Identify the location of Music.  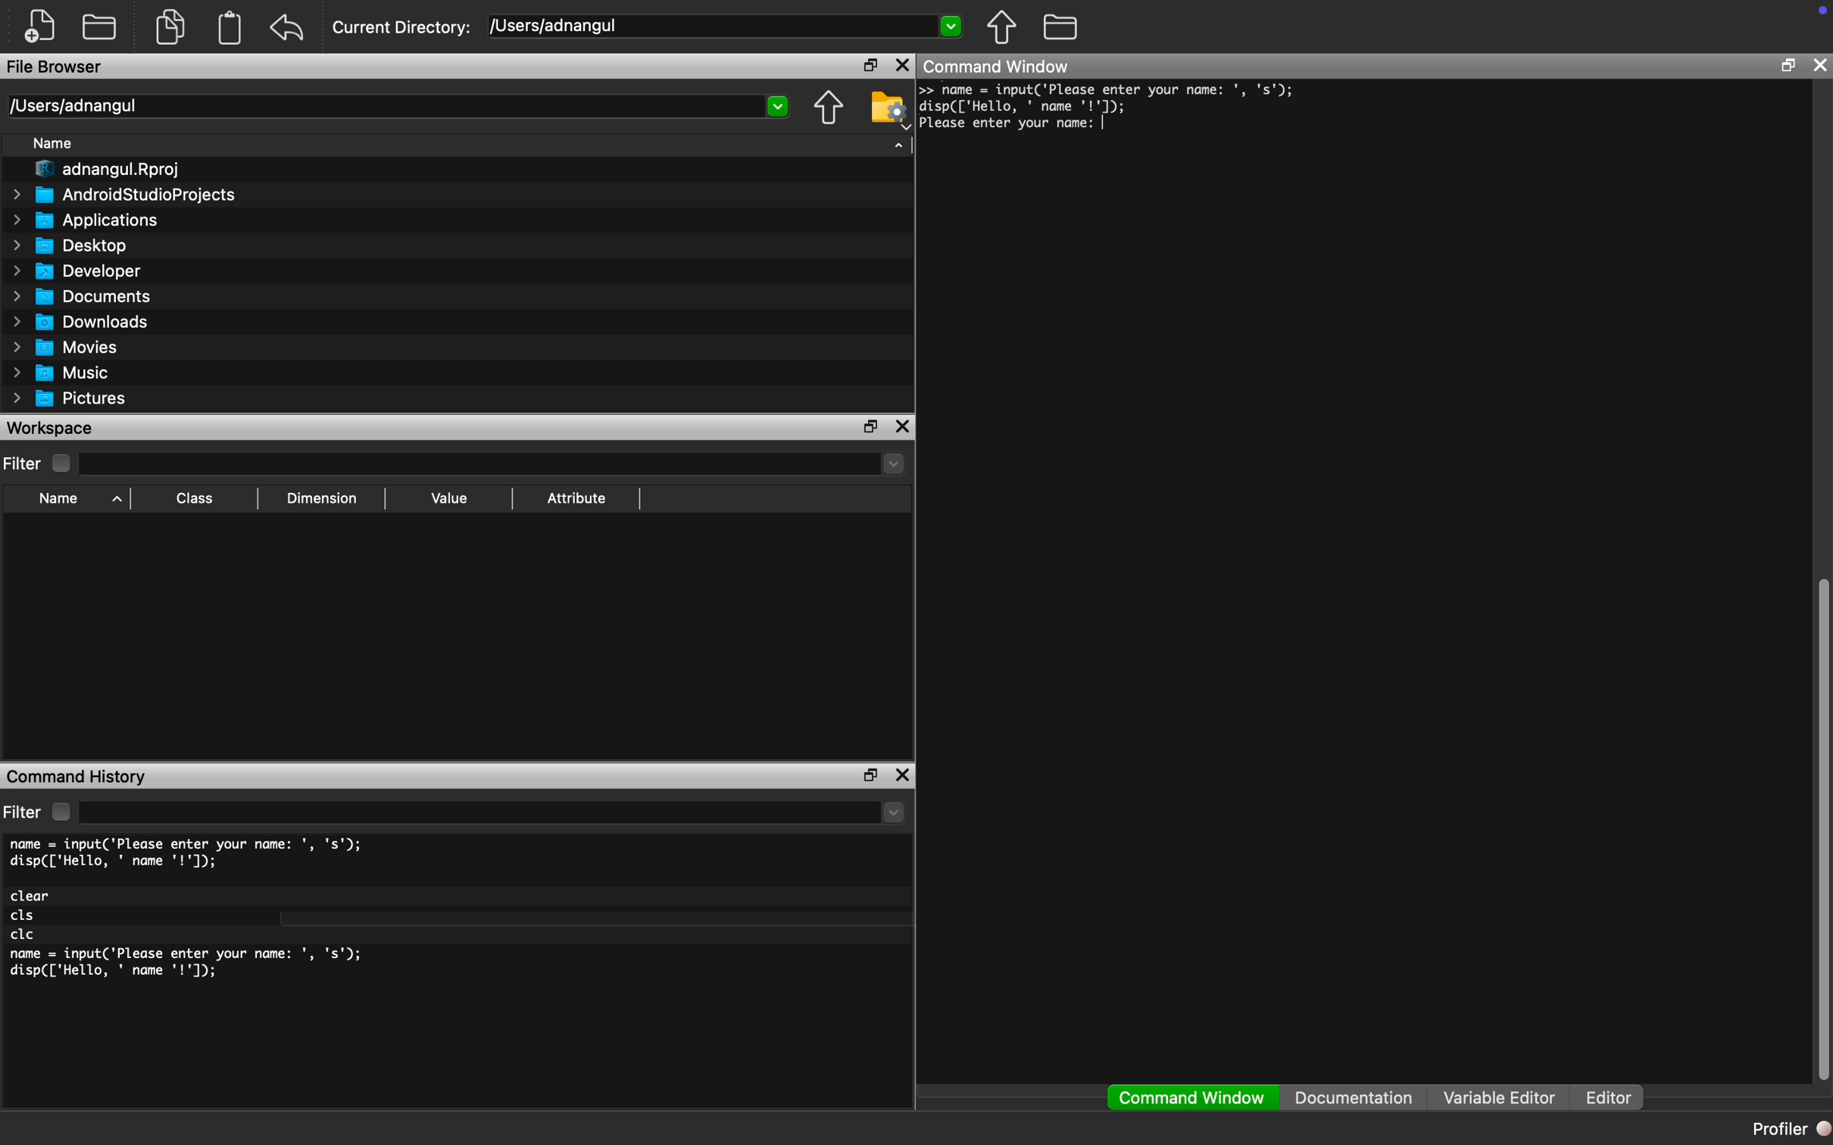
(59, 373).